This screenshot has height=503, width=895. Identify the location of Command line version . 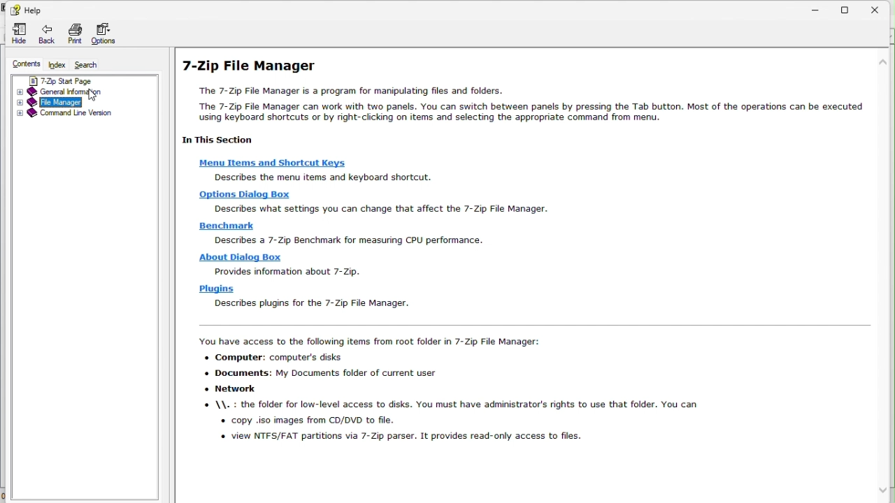
(64, 116).